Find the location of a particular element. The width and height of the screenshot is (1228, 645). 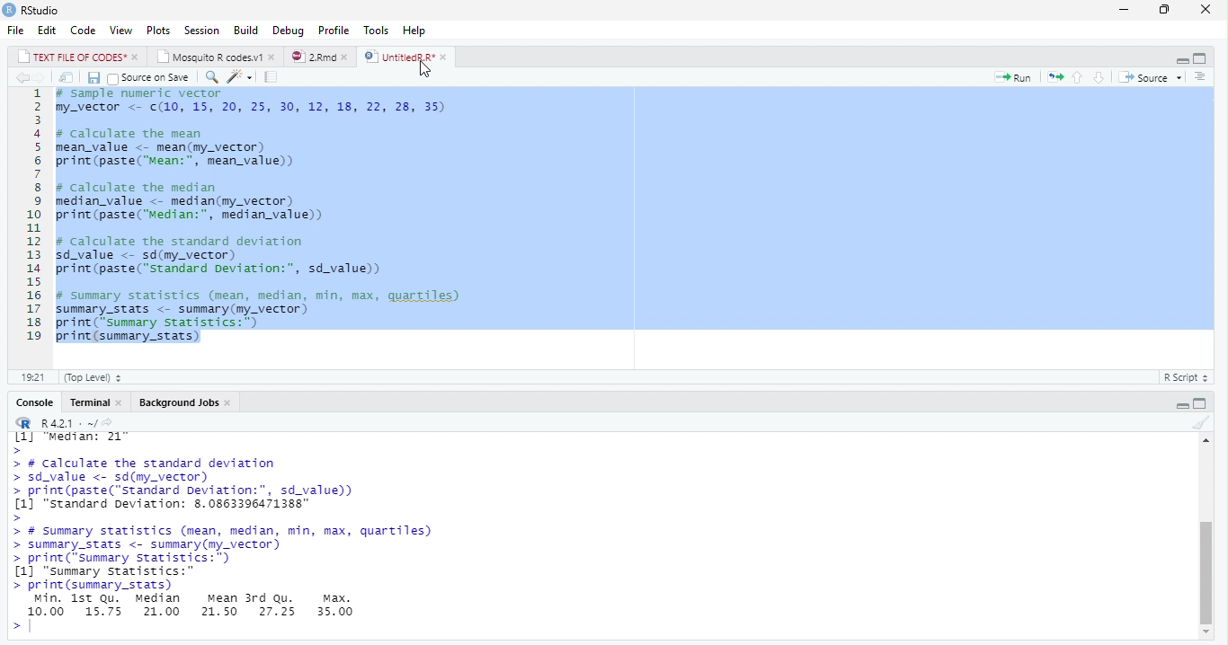

line numbers is located at coordinates (30, 215).